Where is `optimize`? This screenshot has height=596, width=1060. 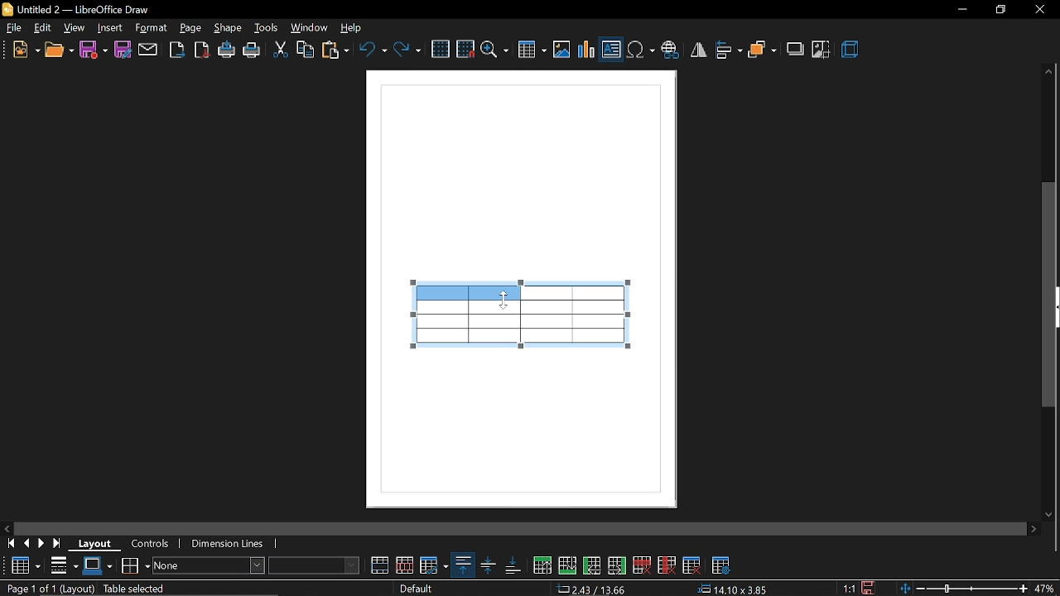
optimize is located at coordinates (434, 565).